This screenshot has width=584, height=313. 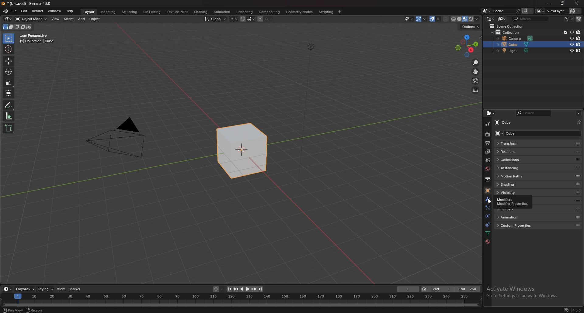 I want to click on seek, so click(x=242, y=300).